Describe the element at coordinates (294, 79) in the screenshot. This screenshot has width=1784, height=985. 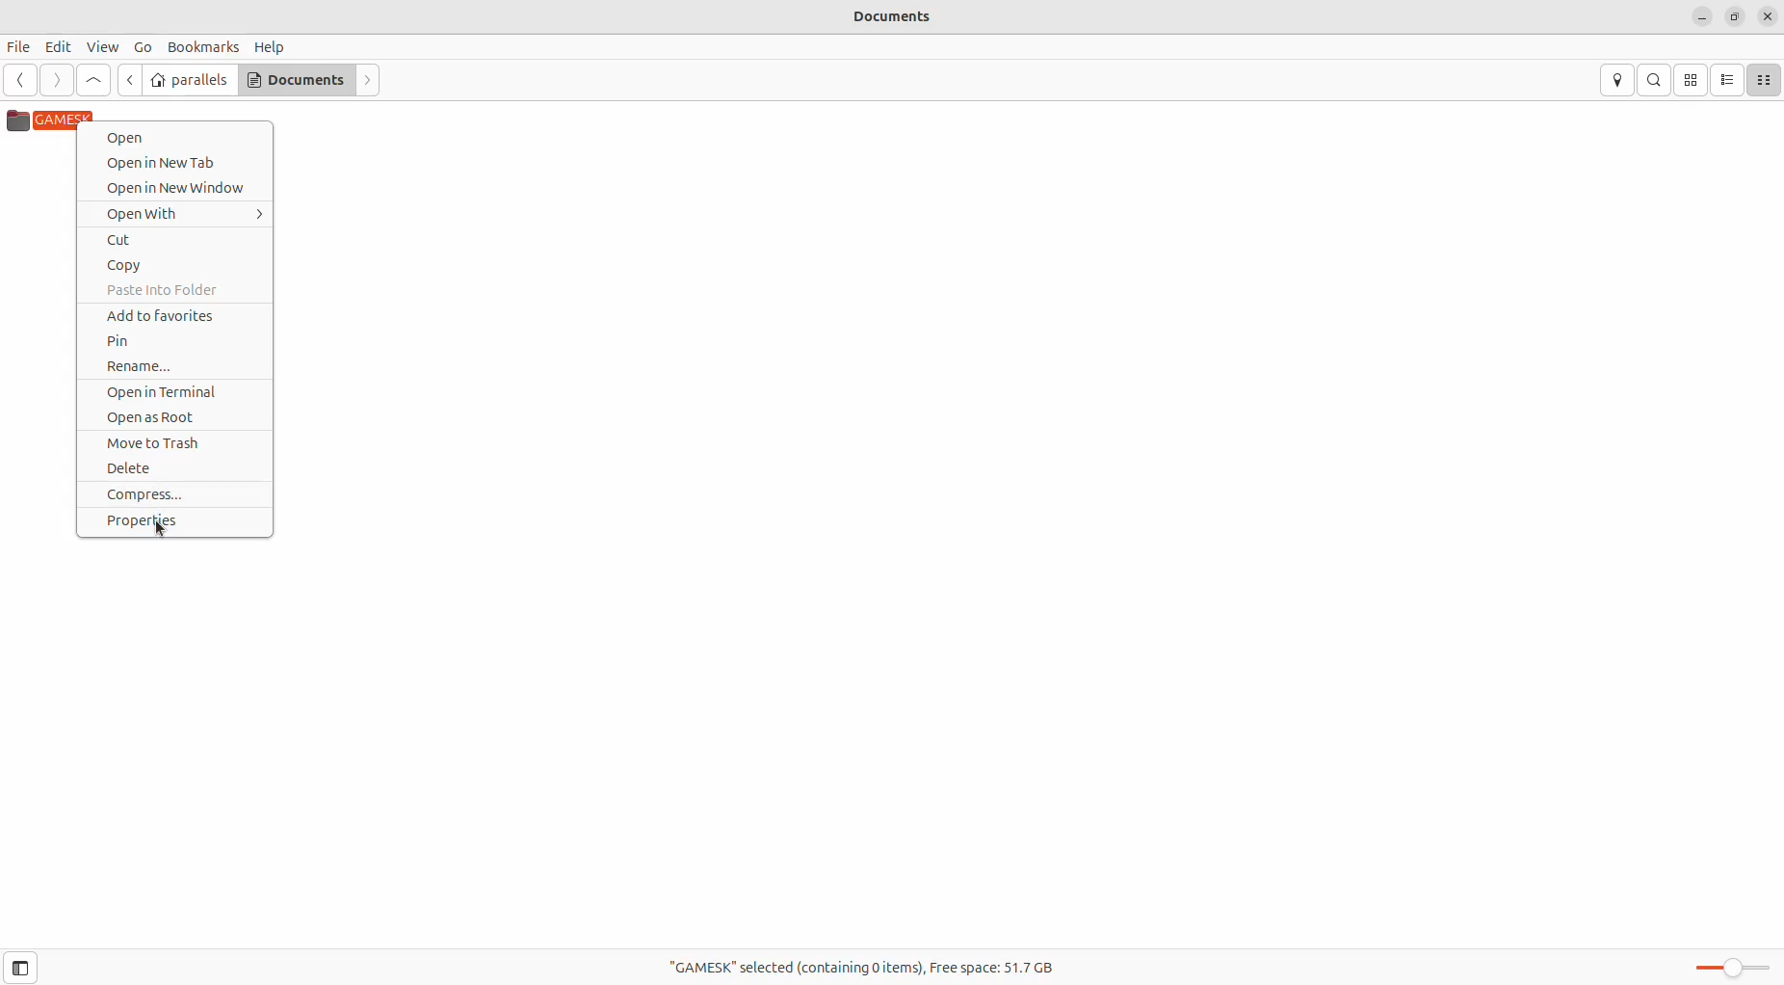
I see `Documents` at that location.